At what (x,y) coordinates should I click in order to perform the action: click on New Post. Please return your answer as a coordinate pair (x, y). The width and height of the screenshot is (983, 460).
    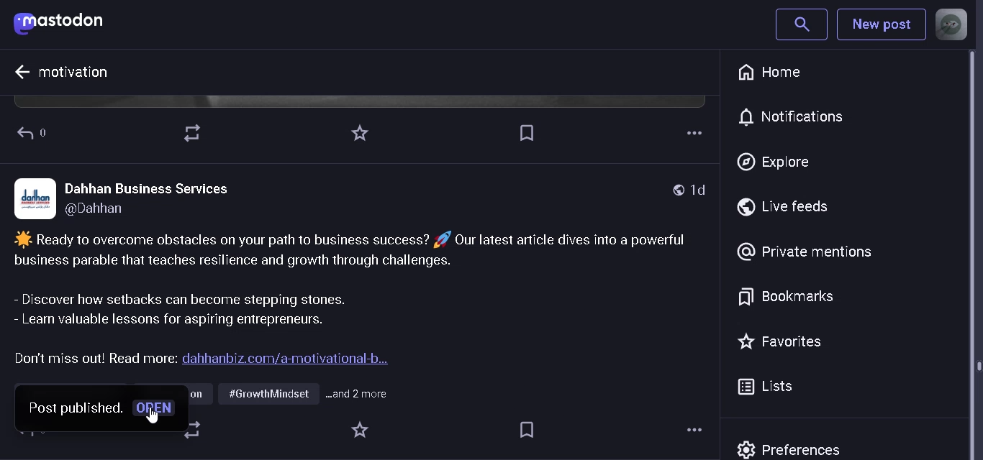
    Looking at the image, I should click on (880, 27).